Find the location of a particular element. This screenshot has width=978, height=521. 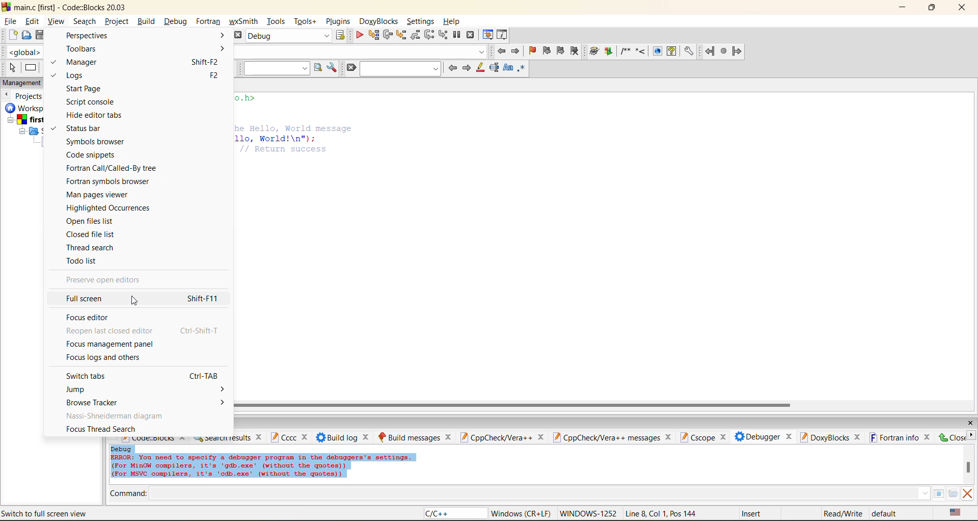

pervious bookmark is located at coordinates (548, 51).